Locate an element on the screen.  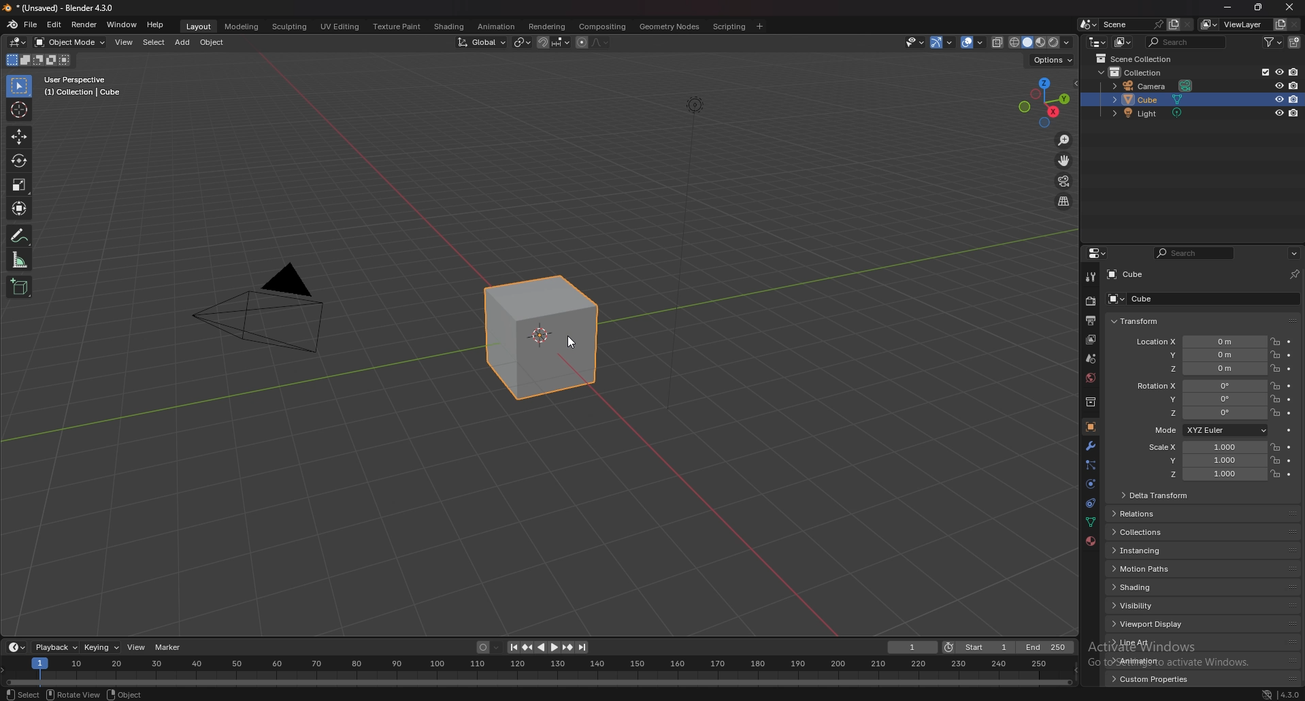
collection is located at coordinates (1091, 402).